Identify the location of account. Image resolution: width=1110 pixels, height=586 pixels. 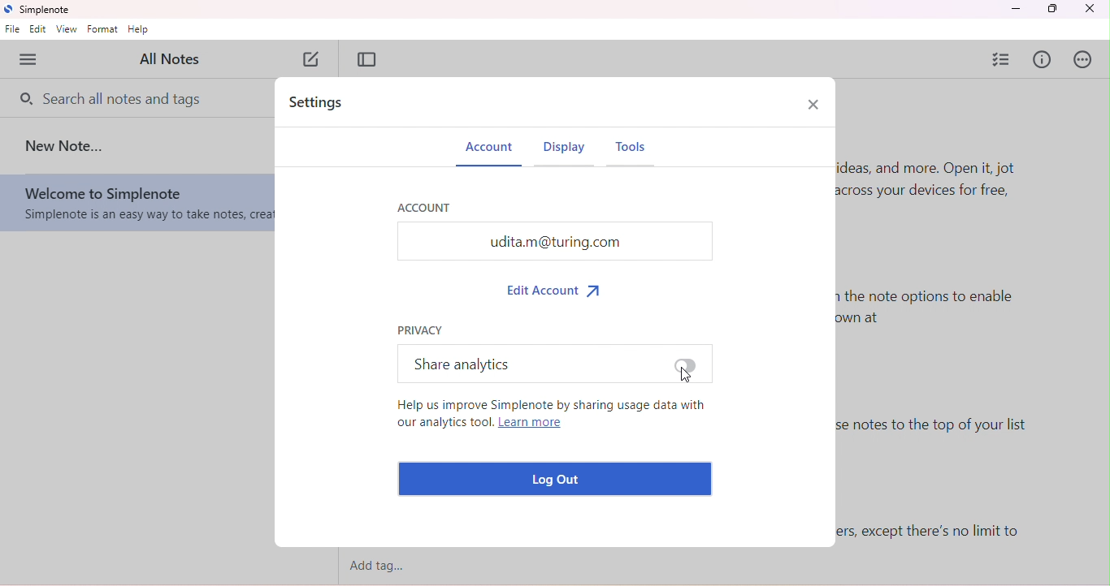
(425, 206).